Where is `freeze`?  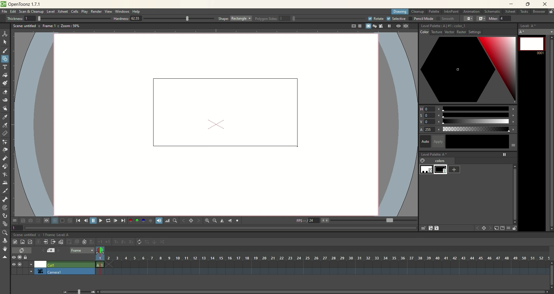
freeze is located at coordinates (388, 26).